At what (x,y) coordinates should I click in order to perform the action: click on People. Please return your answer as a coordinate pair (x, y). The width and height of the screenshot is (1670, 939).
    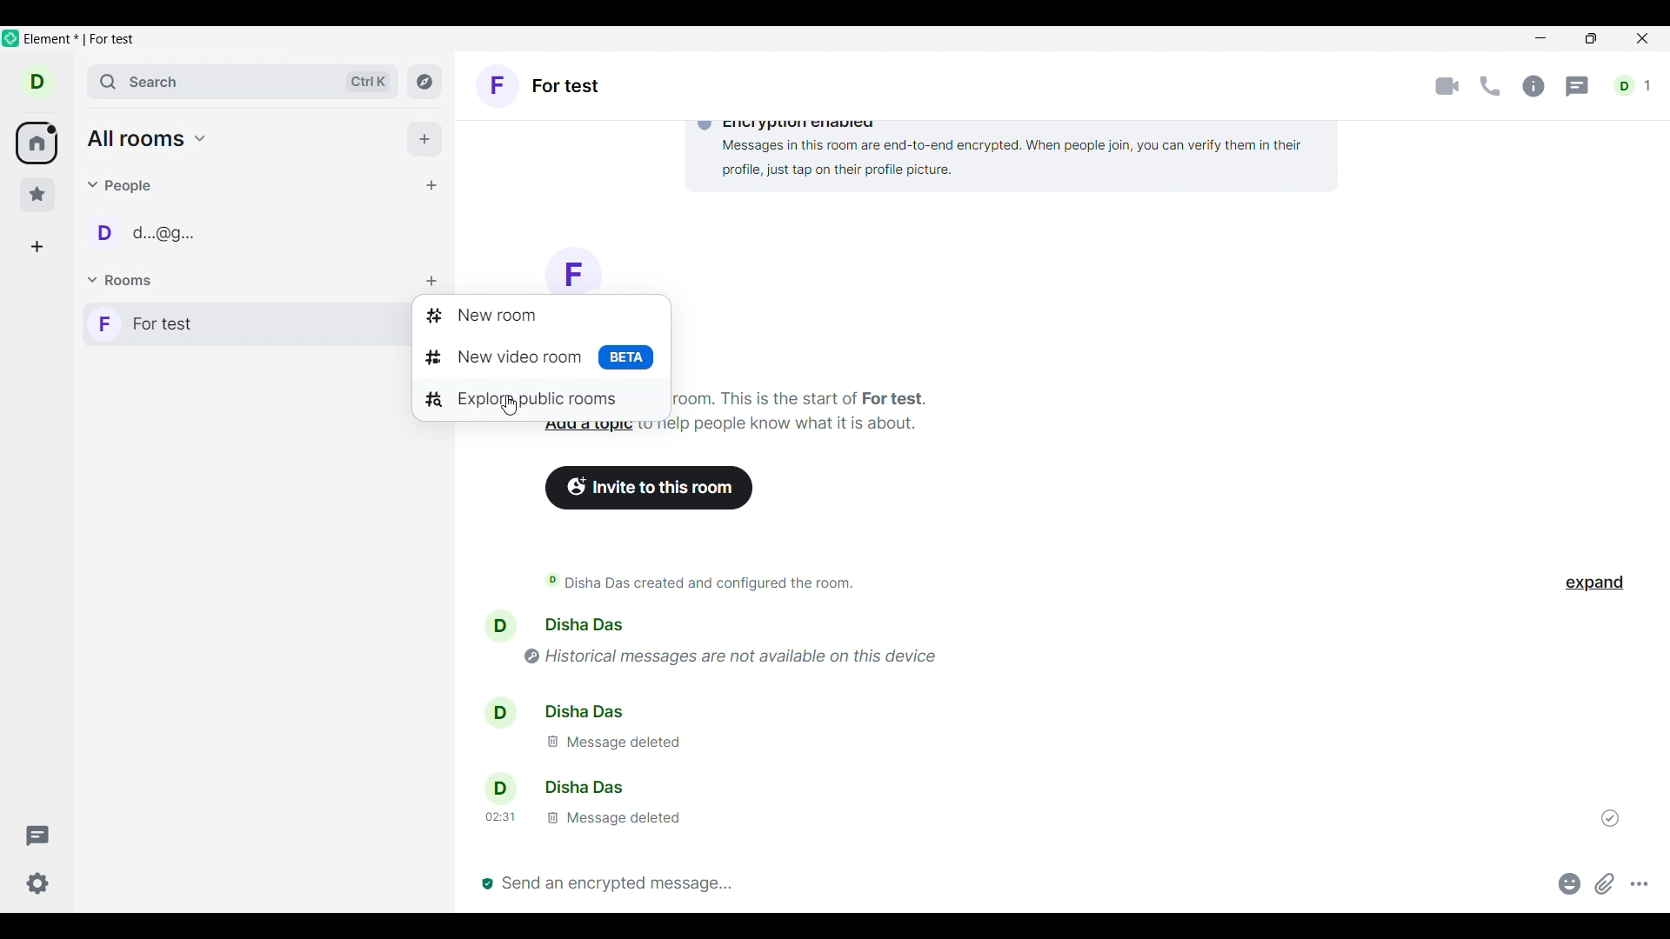
    Looking at the image, I should click on (121, 186).